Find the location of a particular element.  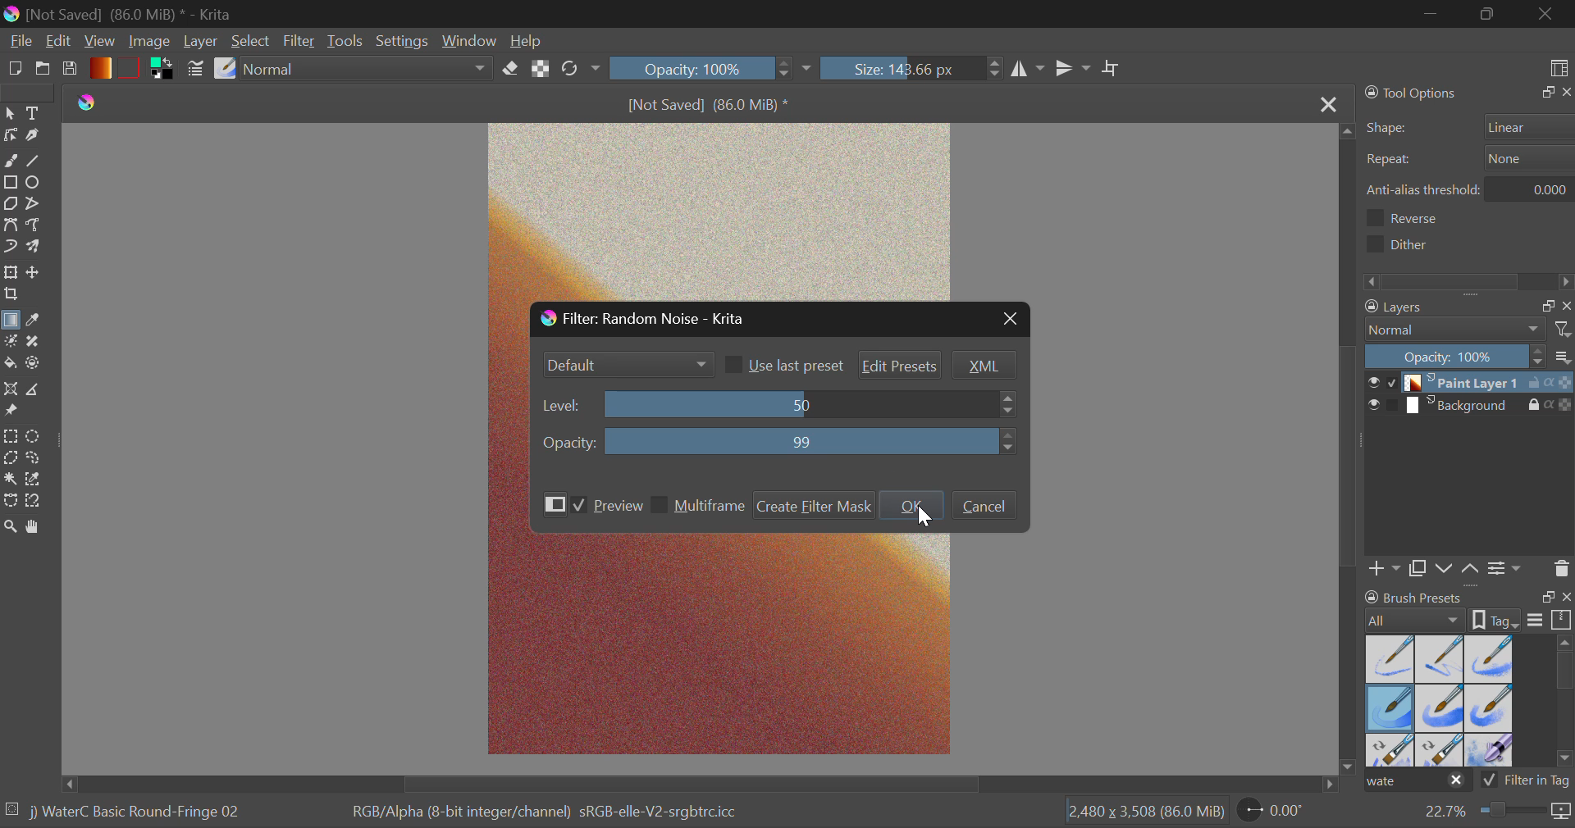

lock is located at coordinates (1536, 384).